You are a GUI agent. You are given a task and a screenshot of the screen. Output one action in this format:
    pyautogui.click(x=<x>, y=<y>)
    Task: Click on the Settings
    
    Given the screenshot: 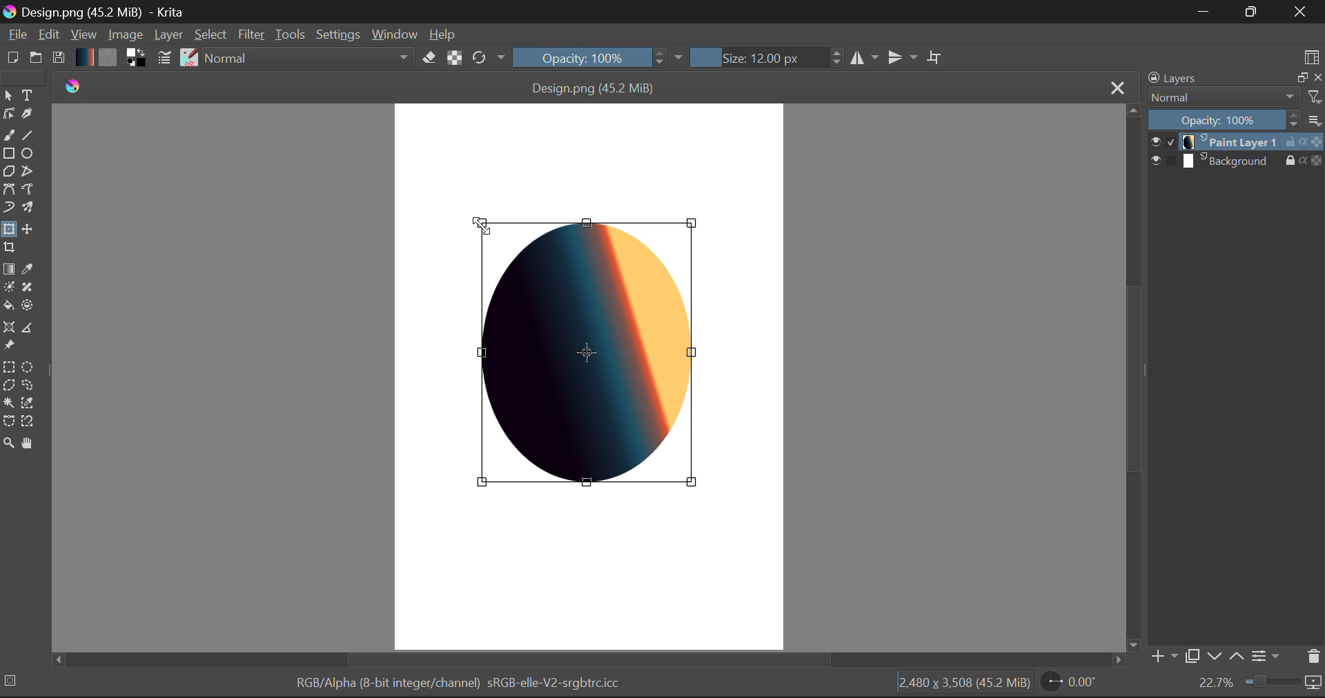 What is the action you would take?
    pyautogui.click(x=1268, y=657)
    